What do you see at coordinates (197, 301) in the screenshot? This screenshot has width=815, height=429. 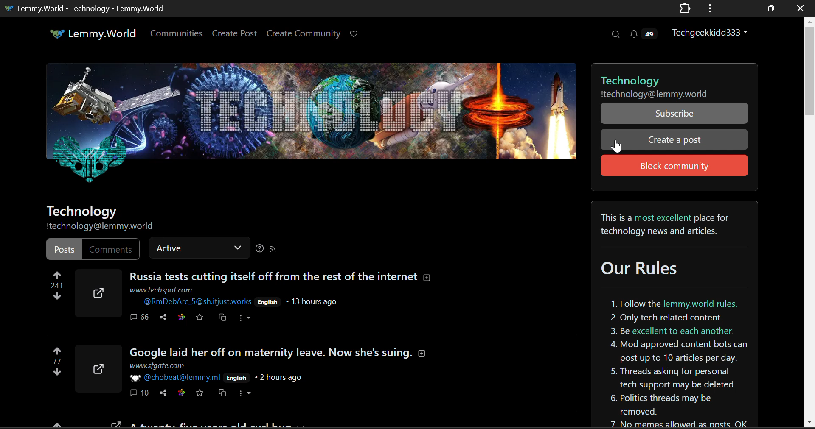 I see `@RmDebArc_3@sh.itjust.works` at bounding box center [197, 301].